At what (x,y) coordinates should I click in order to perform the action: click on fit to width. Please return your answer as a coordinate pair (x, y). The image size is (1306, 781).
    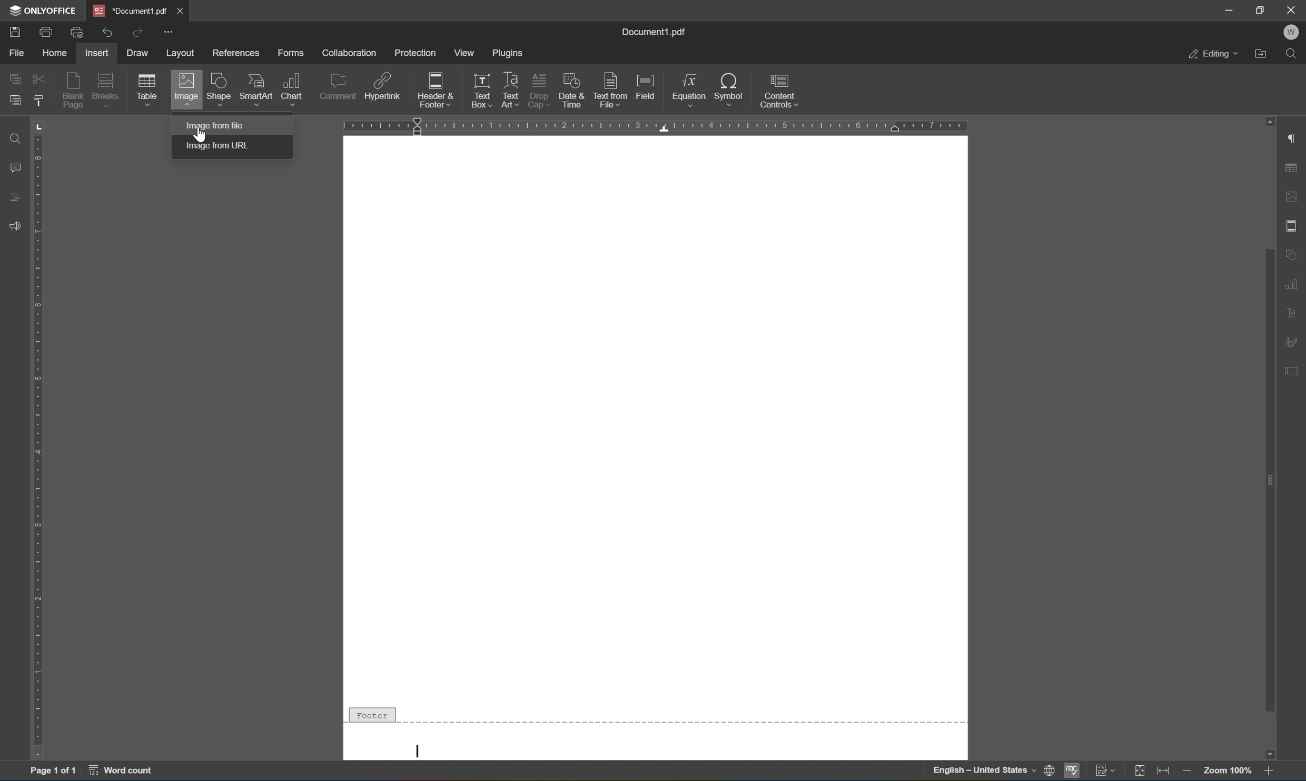
    Looking at the image, I should click on (1163, 772).